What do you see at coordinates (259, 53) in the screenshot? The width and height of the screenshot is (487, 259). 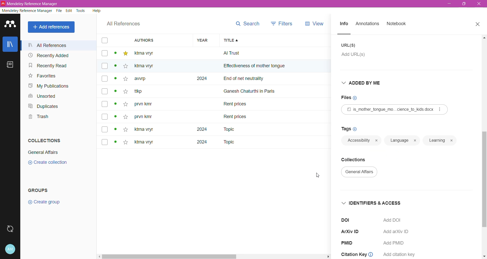 I see `all trust` at bounding box center [259, 53].